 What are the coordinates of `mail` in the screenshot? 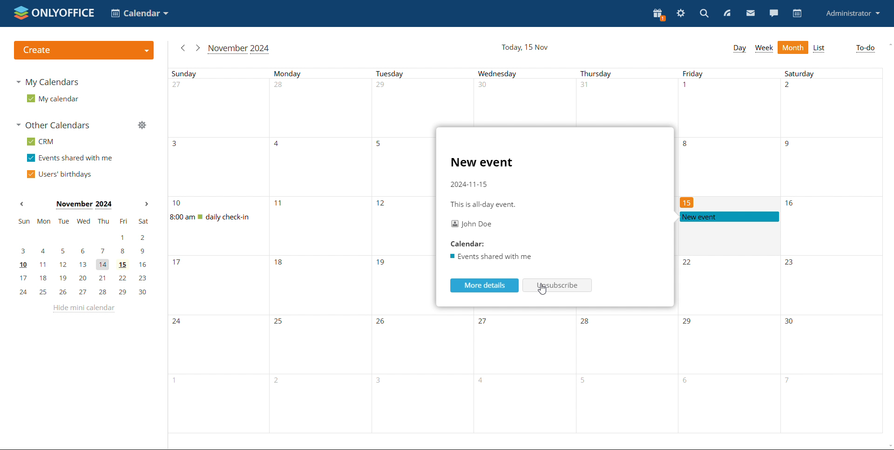 It's located at (751, 13).